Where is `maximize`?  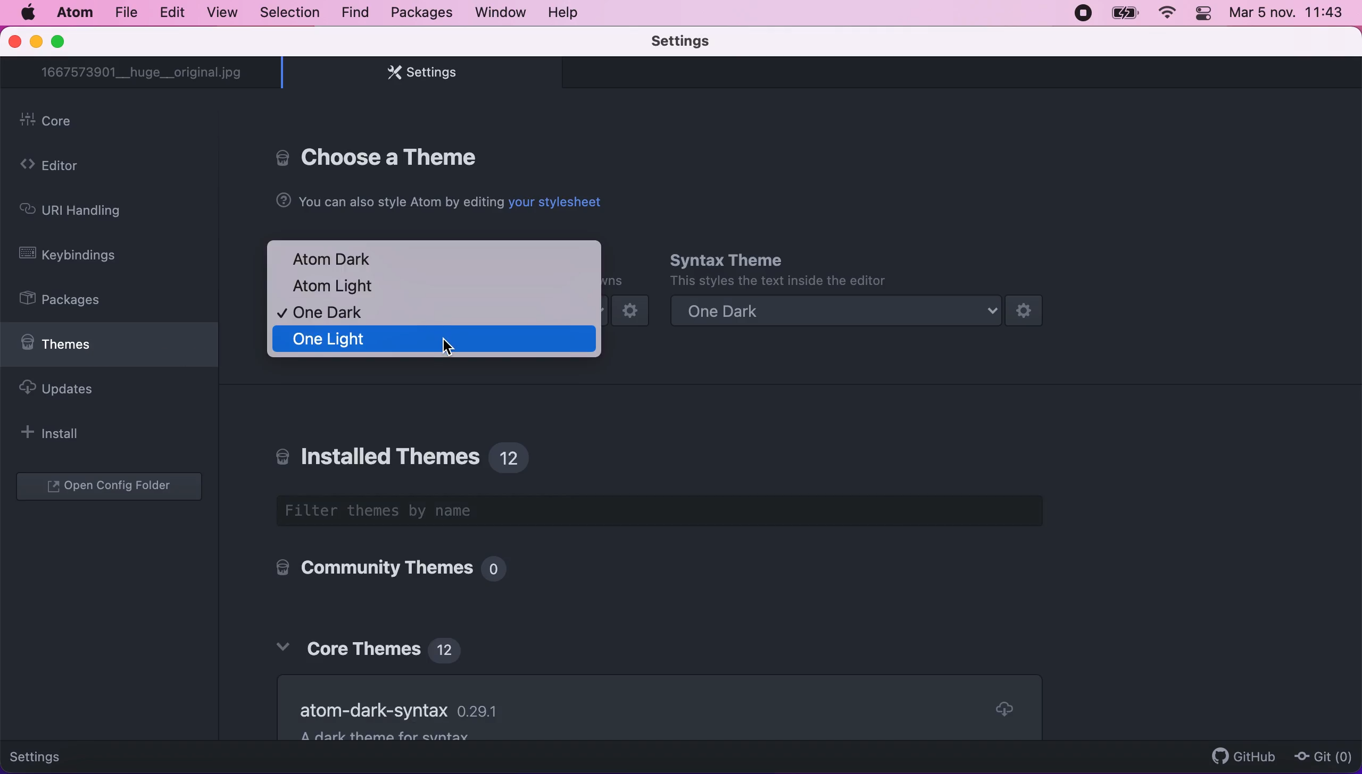 maximize is located at coordinates (68, 42).